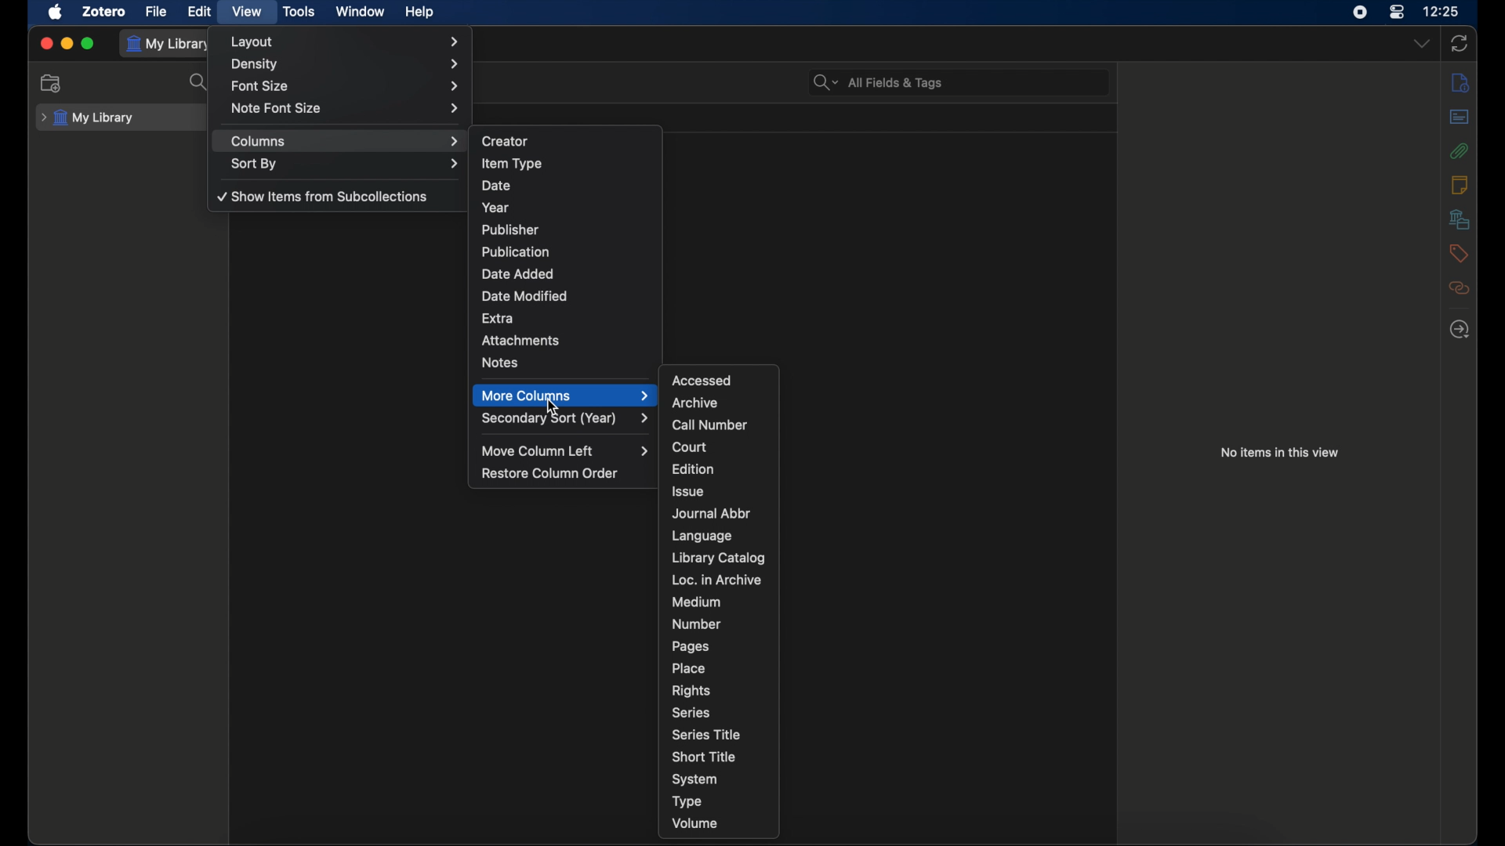 The width and height of the screenshot is (1505, 846). I want to click on item type, so click(513, 164).